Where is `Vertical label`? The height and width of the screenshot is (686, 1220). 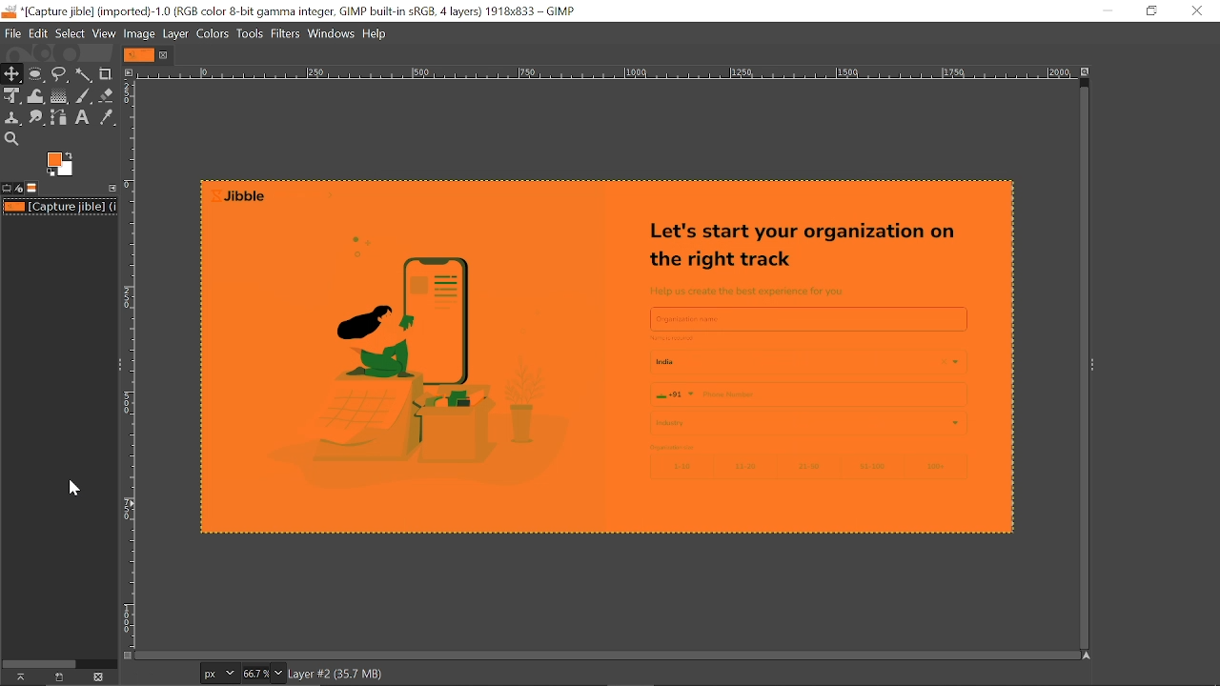
Vertical label is located at coordinates (130, 366).